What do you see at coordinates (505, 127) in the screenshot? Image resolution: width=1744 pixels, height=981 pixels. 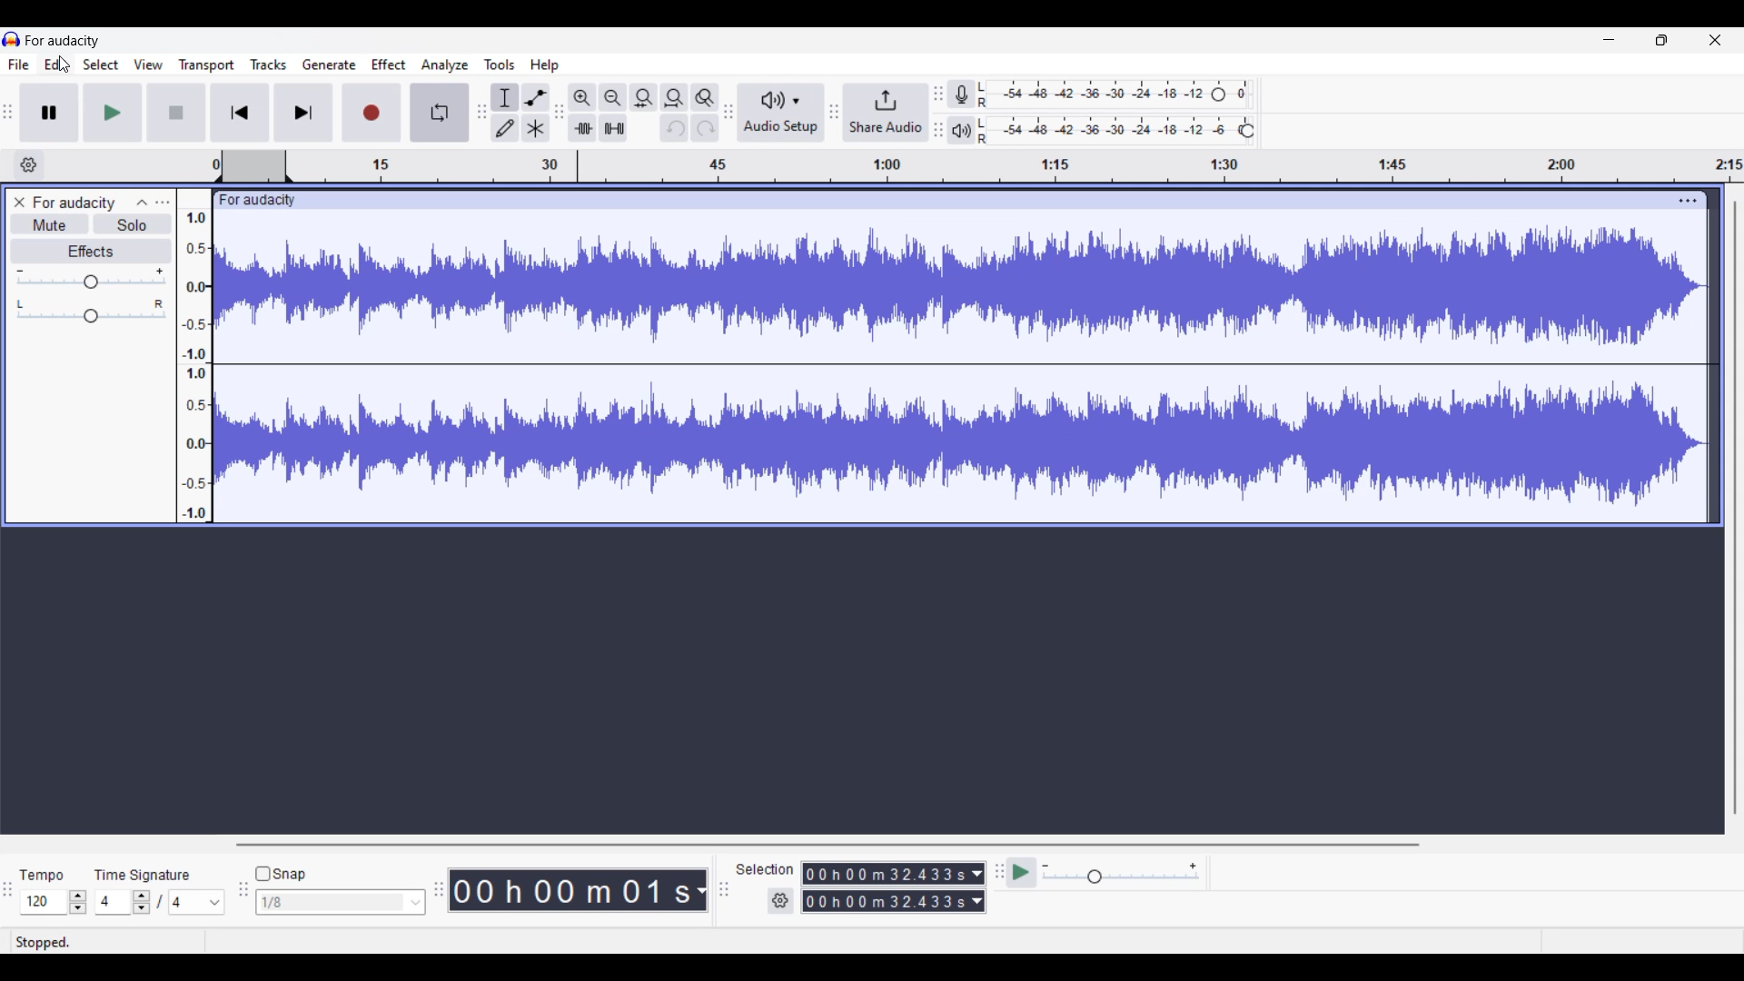 I see `Draw tool` at bounding box center [505, 127].